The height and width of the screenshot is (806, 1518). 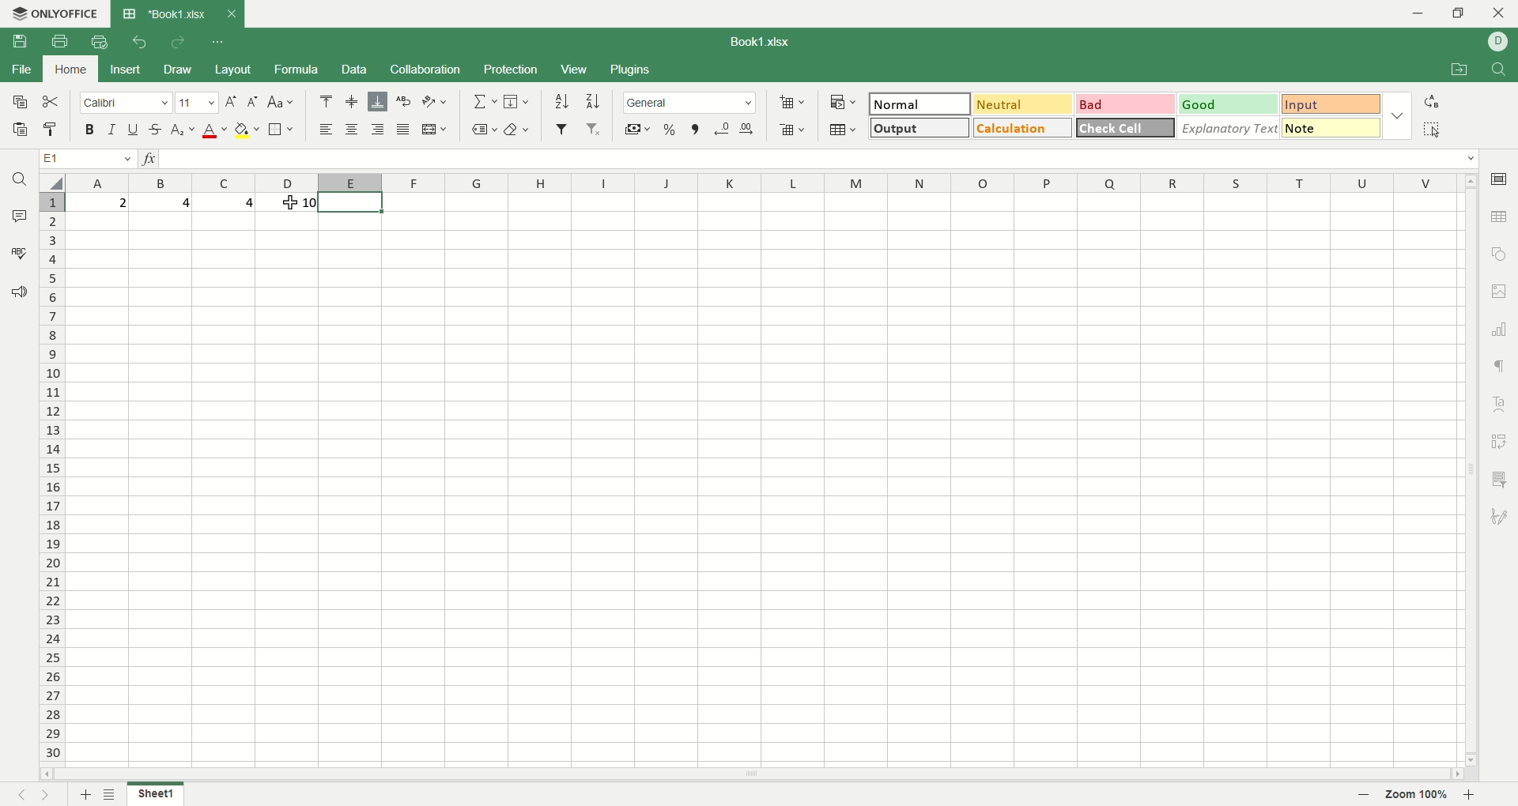 What do you see at coordinates (250, 102) in the screenshot?
I see `decrease font` at bounding box center [250, 102].